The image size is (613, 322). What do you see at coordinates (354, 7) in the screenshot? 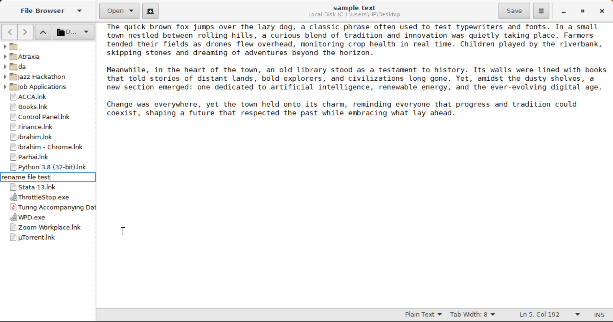
I see `sample text File Name` at bounding box center [354, 7].